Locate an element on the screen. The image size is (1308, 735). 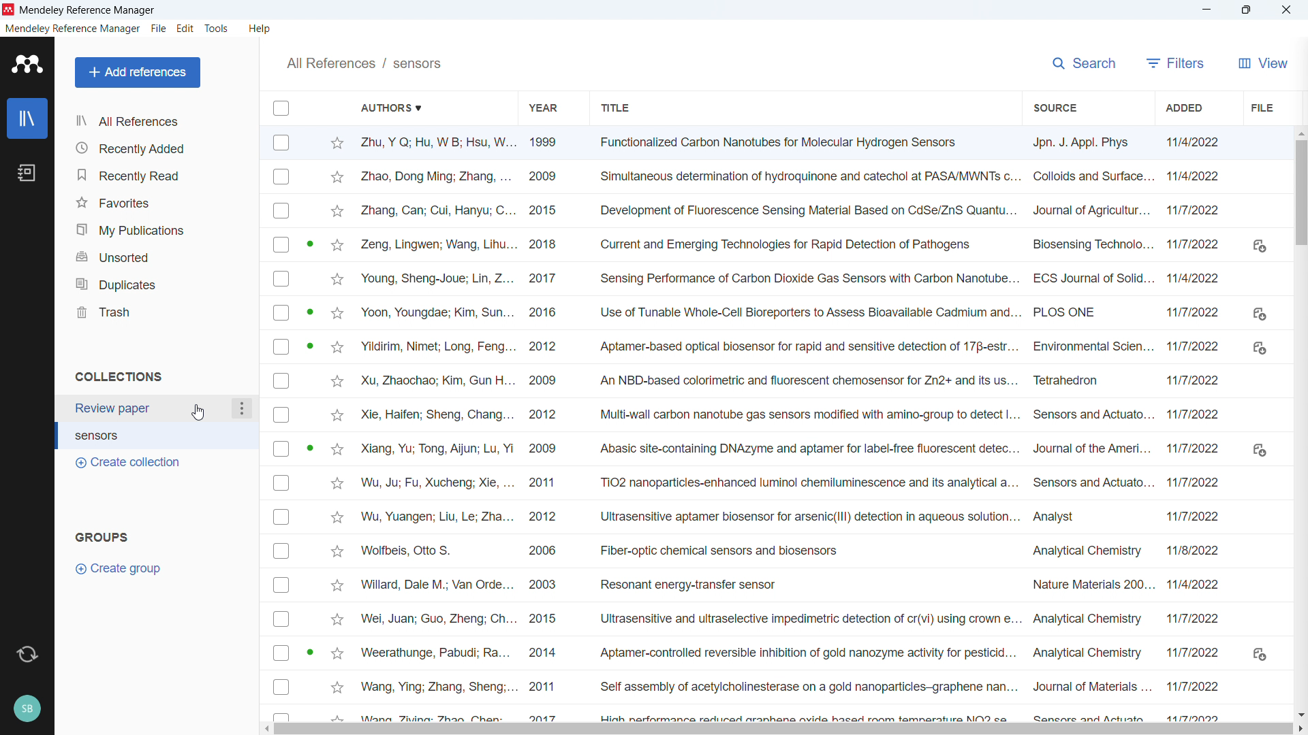
Recently read  is located at coordinates (159, 176).